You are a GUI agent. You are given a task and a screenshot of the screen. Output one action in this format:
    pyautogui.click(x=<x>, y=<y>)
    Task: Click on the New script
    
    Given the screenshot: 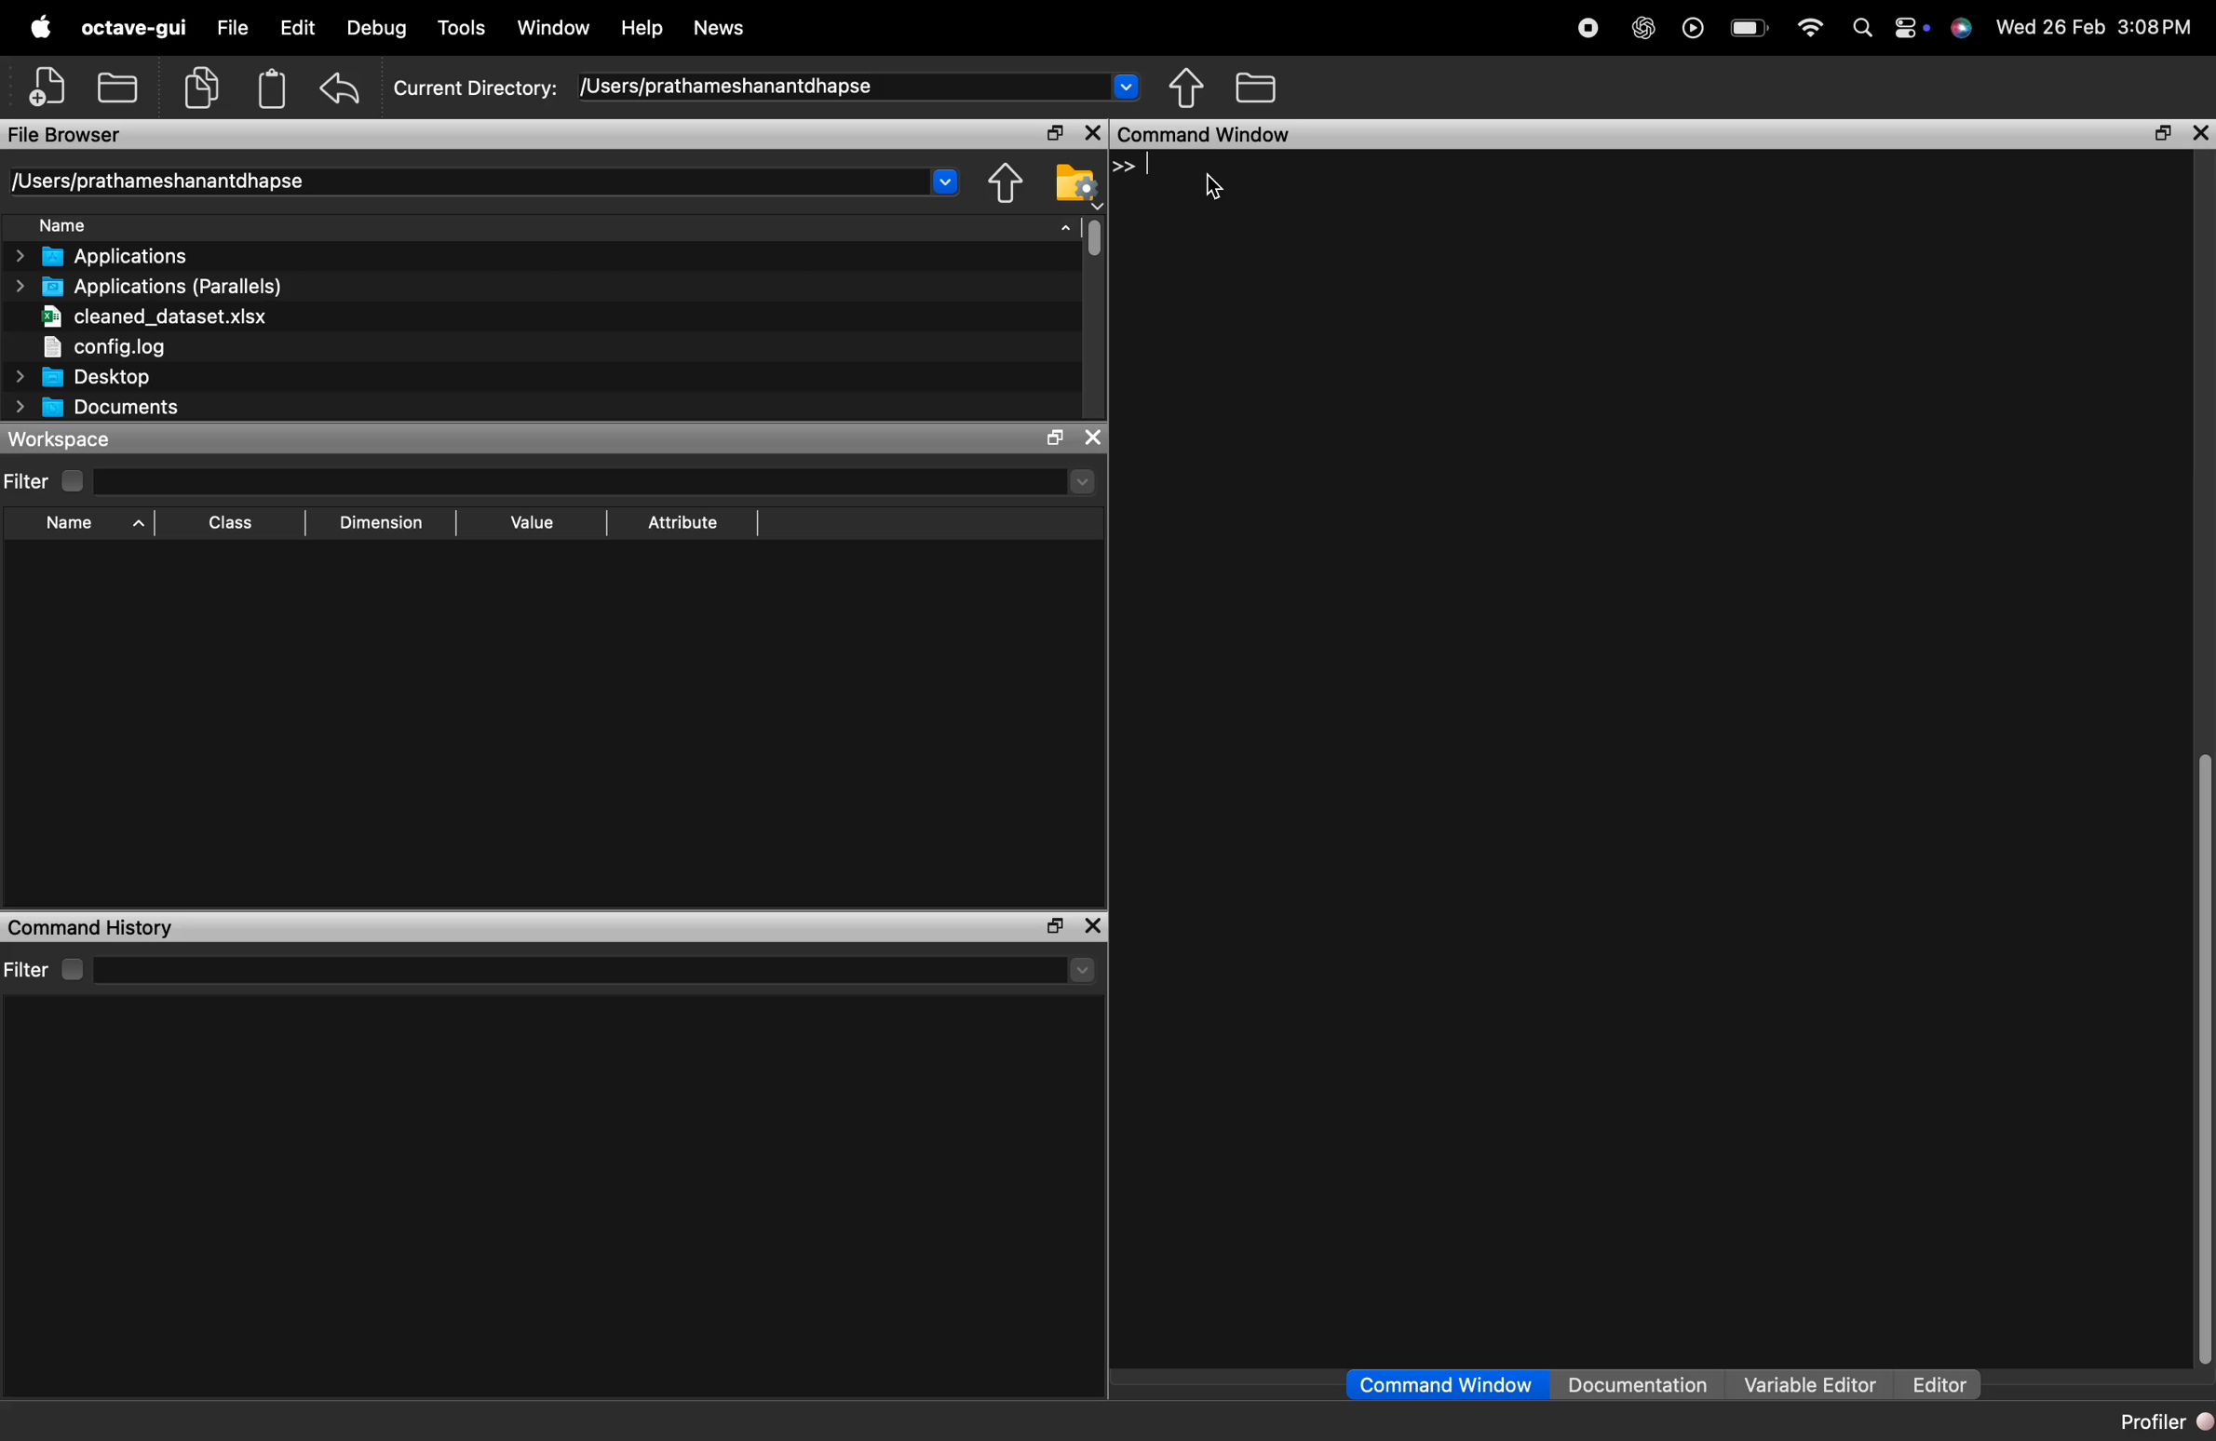 What is the action you would take?
    pyautogui.click(x=43, y=87)
    